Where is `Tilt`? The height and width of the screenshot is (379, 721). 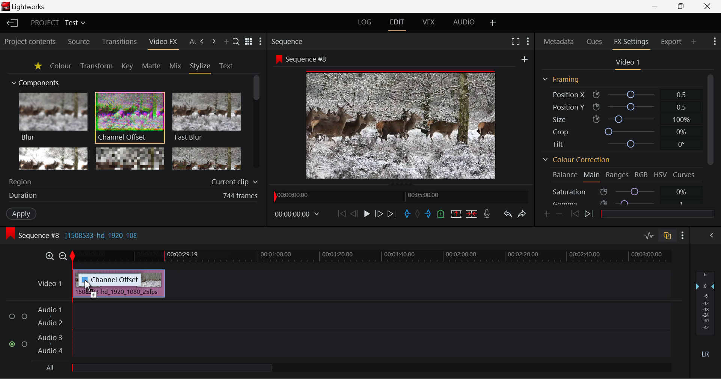 Tilt is located at coordinates (623, 144).